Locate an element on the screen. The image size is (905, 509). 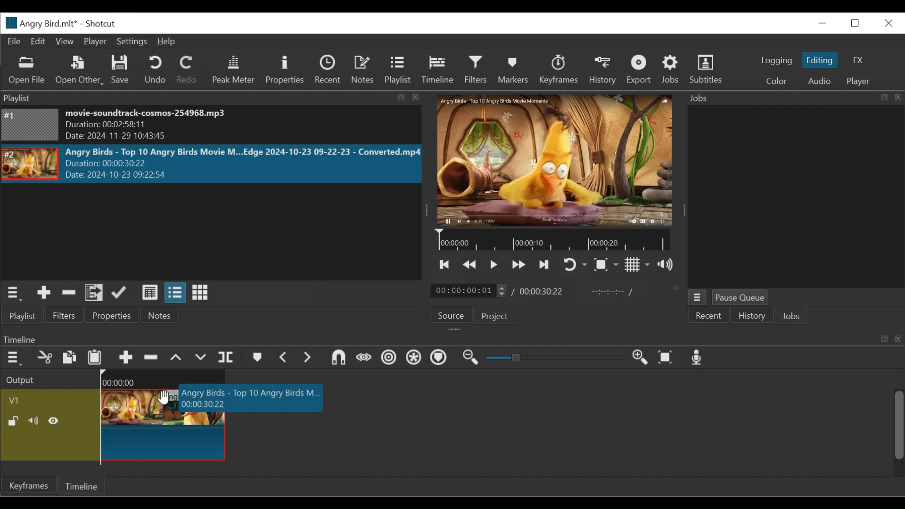
Timeline menu is located at coordinates (14, 359).